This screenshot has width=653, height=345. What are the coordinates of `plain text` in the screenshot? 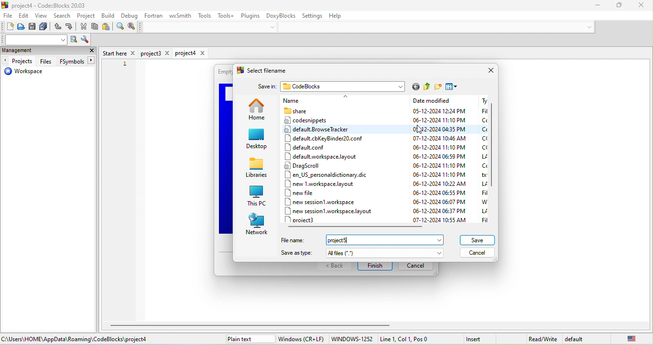 It's located at (249, 339).